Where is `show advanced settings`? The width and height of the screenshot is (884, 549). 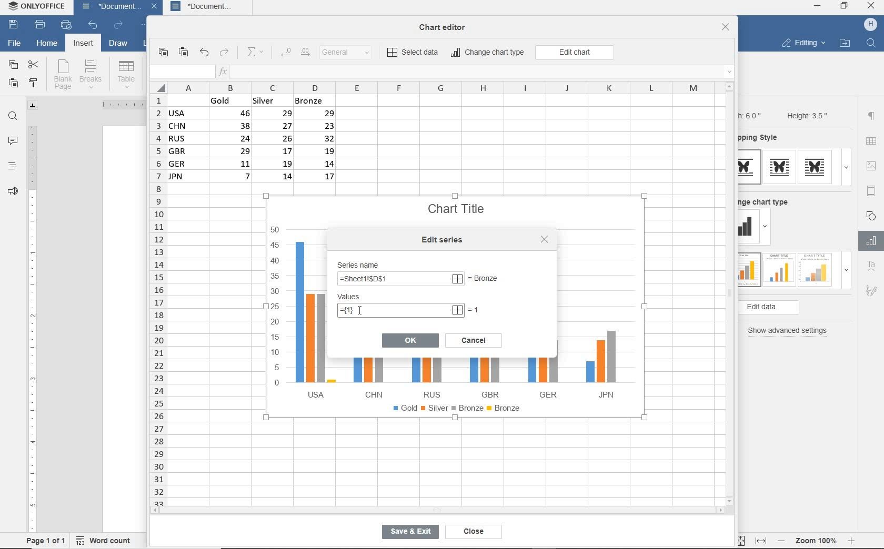 show advanced settings is located at coordinates (790, 331).